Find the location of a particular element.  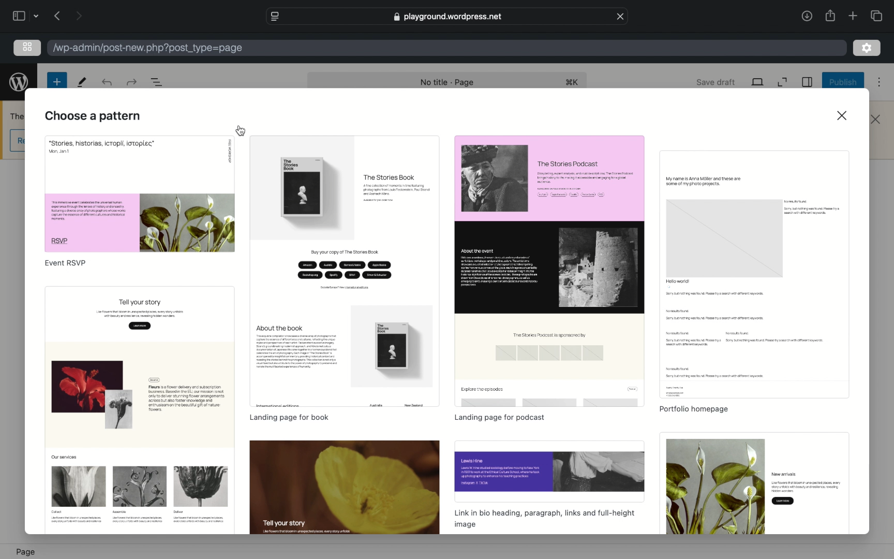

page is located at coordinates (27, 552).